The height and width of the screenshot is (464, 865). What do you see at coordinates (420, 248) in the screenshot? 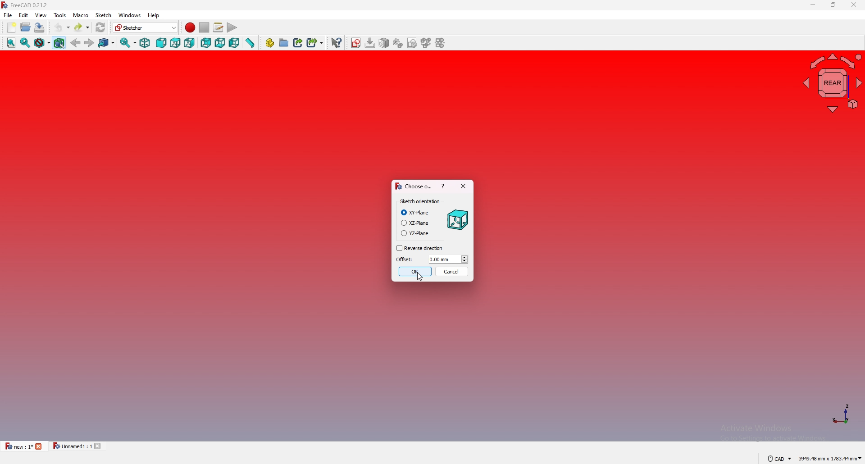
I see `reverse direction` at bounding box center [420, 248].